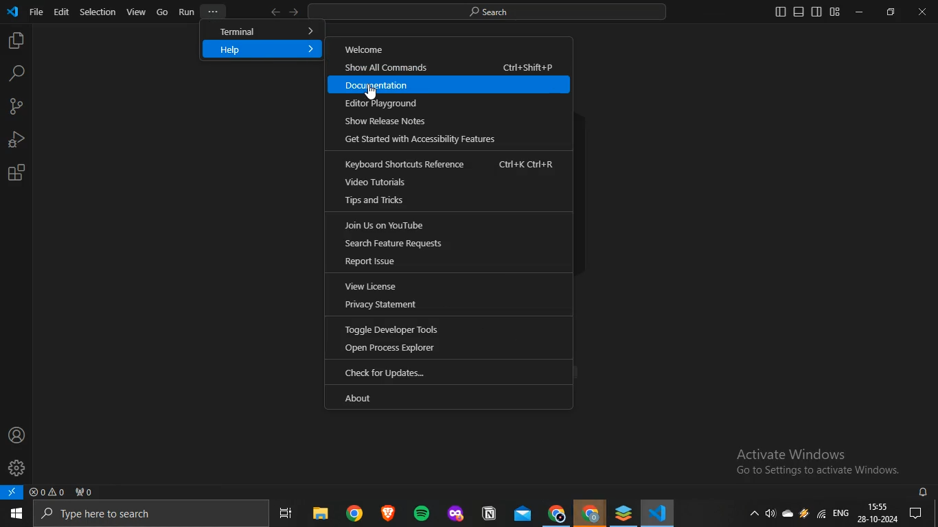 Image resolution: width=938 pixels, height=527 pixels. What do you see at coordinates (453, 103) in the screenshot?
I see `Editor Playground` at bounding box center [453, 103].